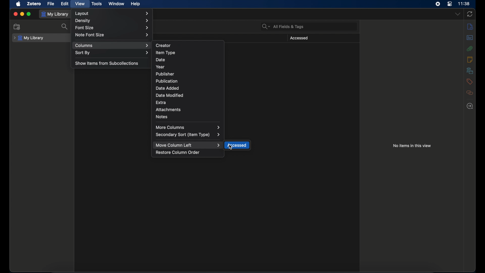 This screenshot has height=273, width=485. What do you see at coordinates (170, 95) in the screenshot?
I see `date modified` at bounding box center [170, 95].